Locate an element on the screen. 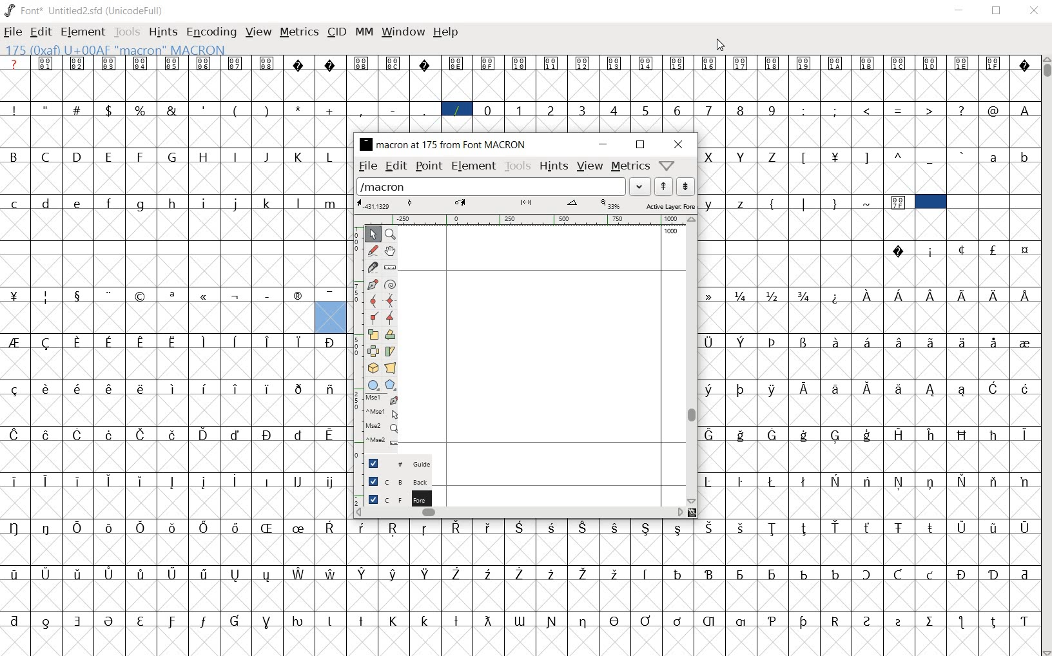 This screenshot has height=656, width=1052. " is located at coordinates (47, 110).